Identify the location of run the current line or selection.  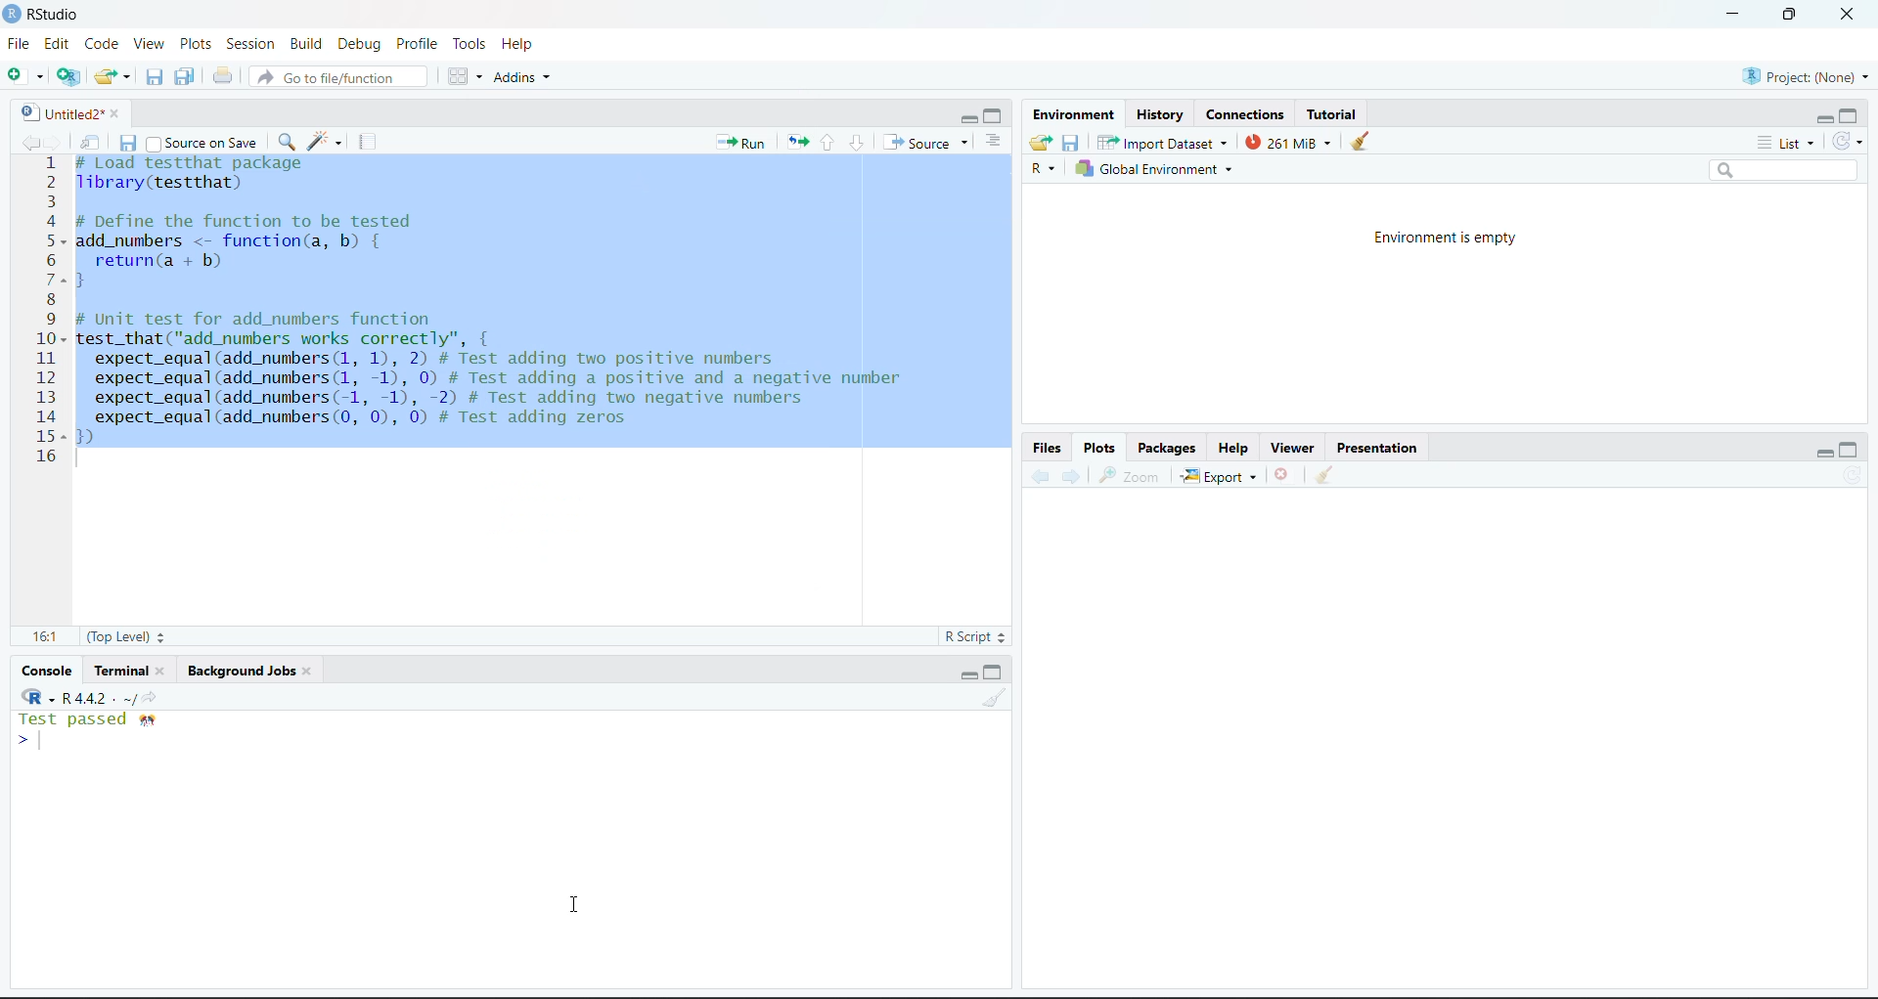
(744, 141).